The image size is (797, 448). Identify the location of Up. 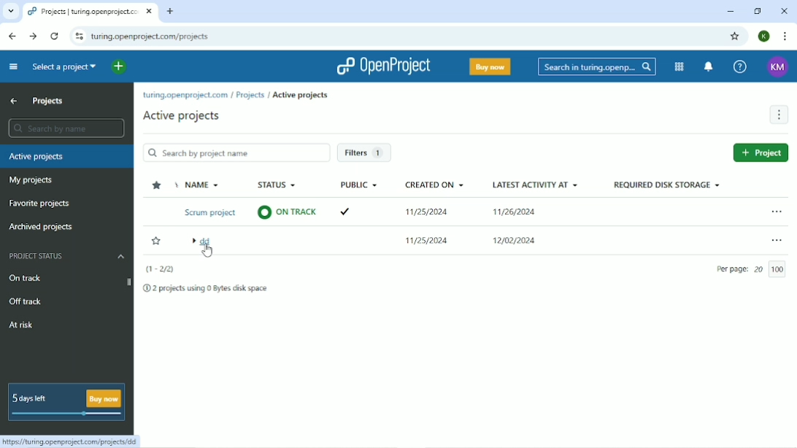
(13, 102).